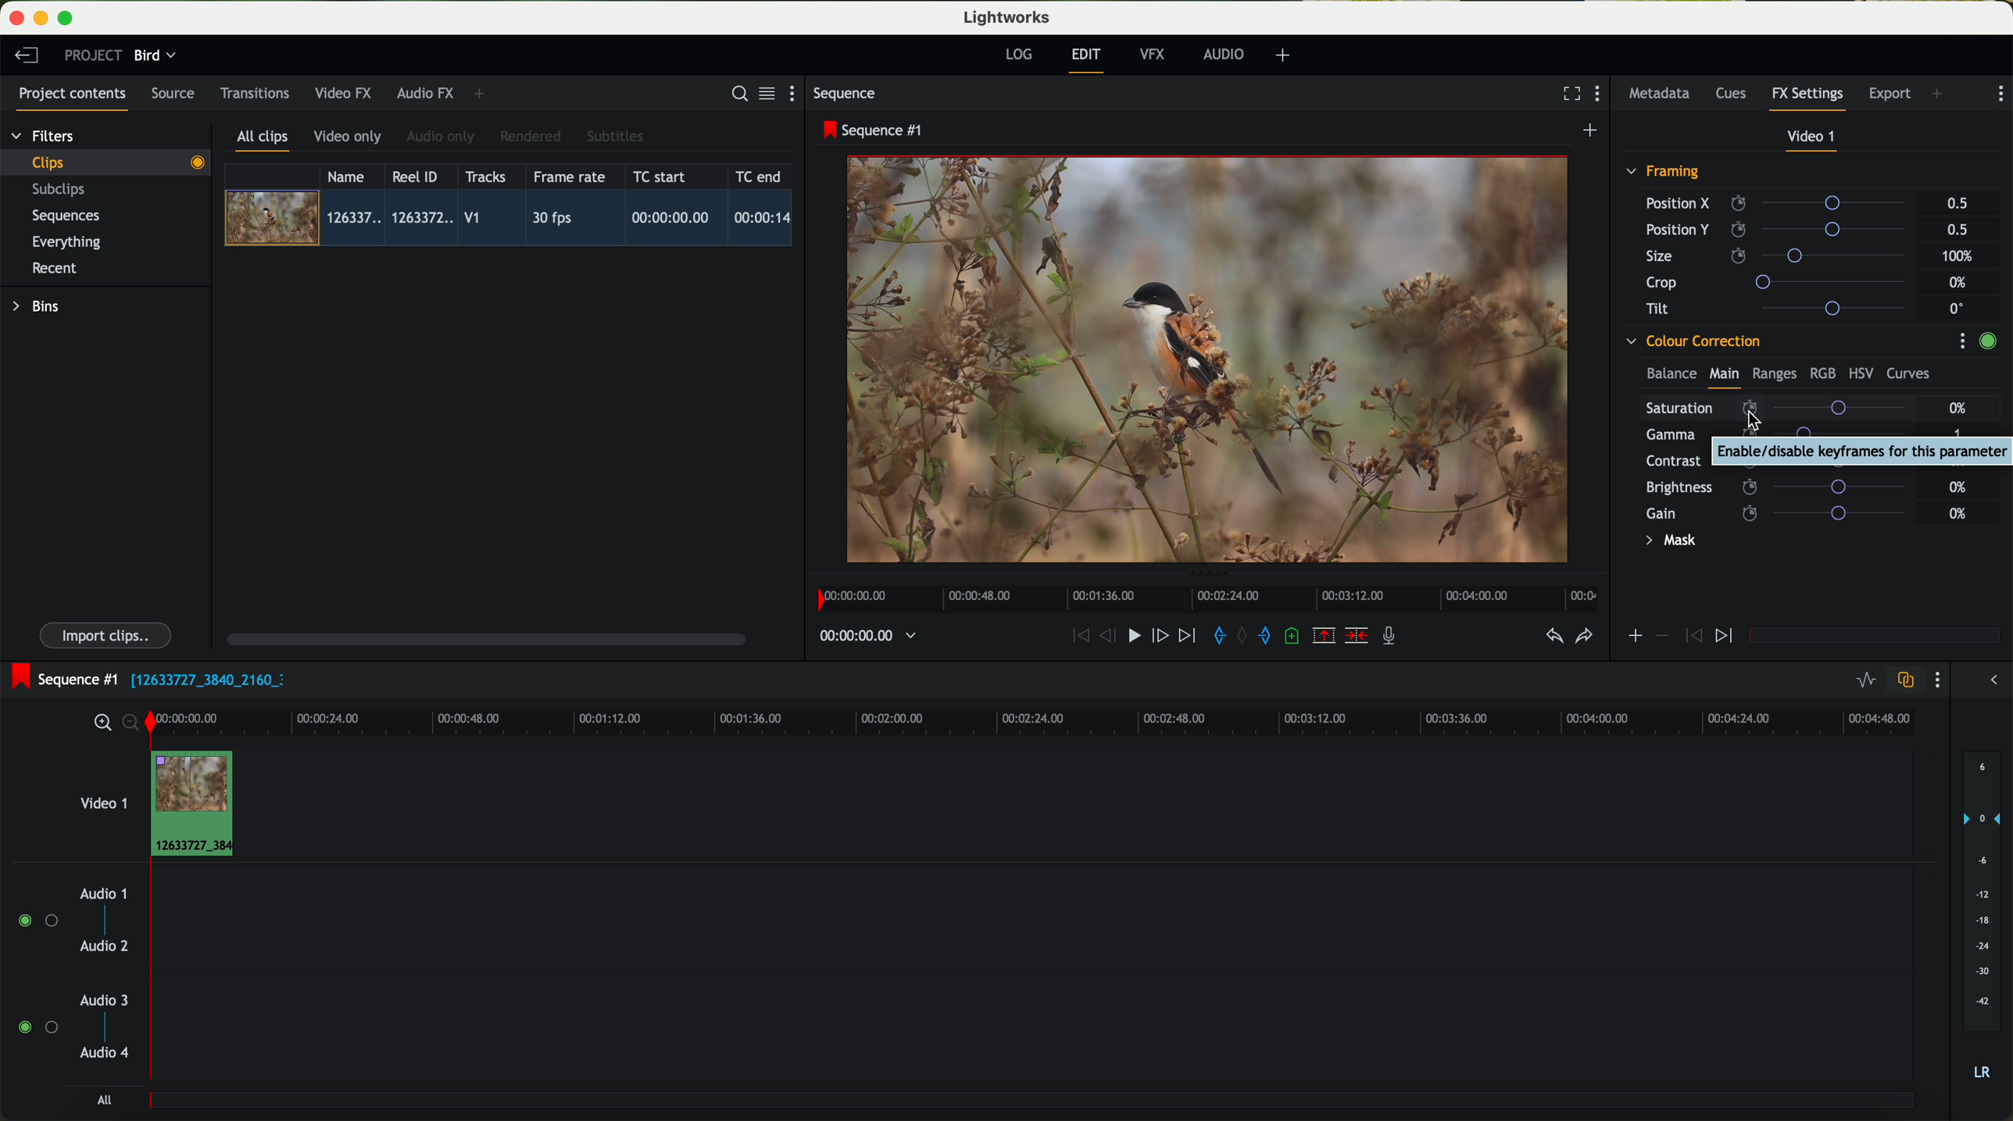  I want to click on tracks, so click(483, 177).